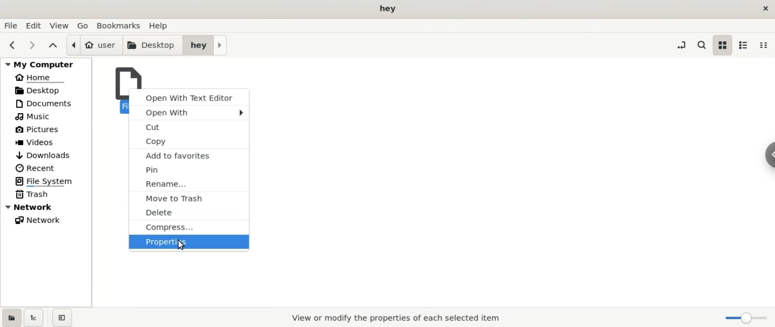 The height and width of the screenshot is (327, 775). What do you see at coordinates (767, 45) in the screenshot?
I see `compact view` at bounding box center [767, 45].